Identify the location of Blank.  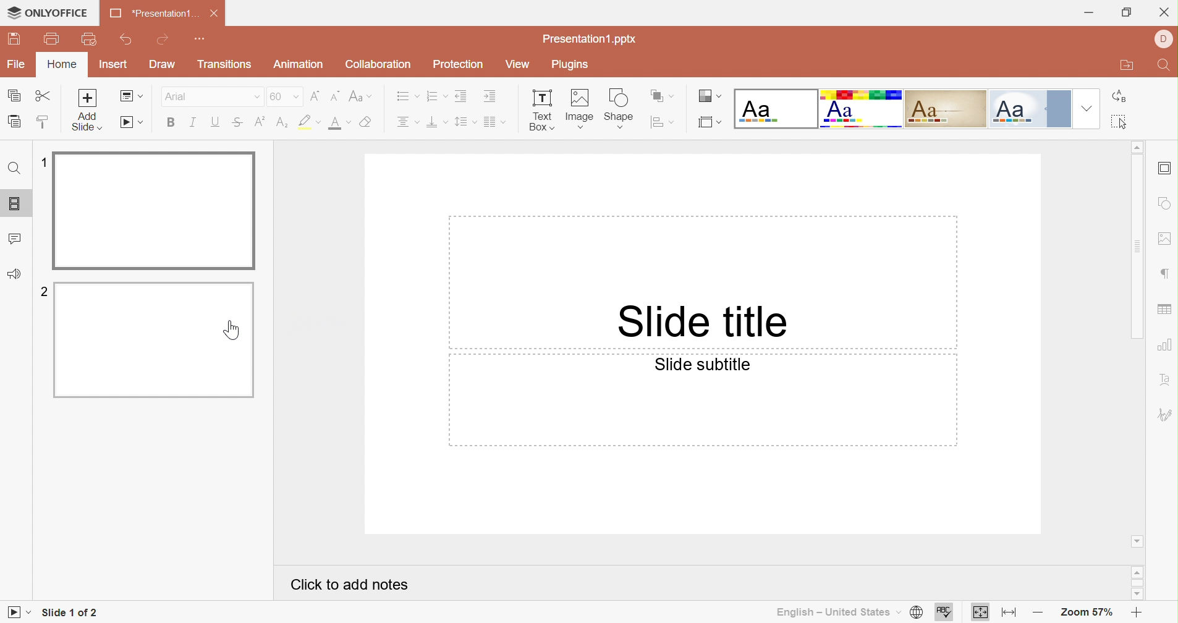
(774, 109).